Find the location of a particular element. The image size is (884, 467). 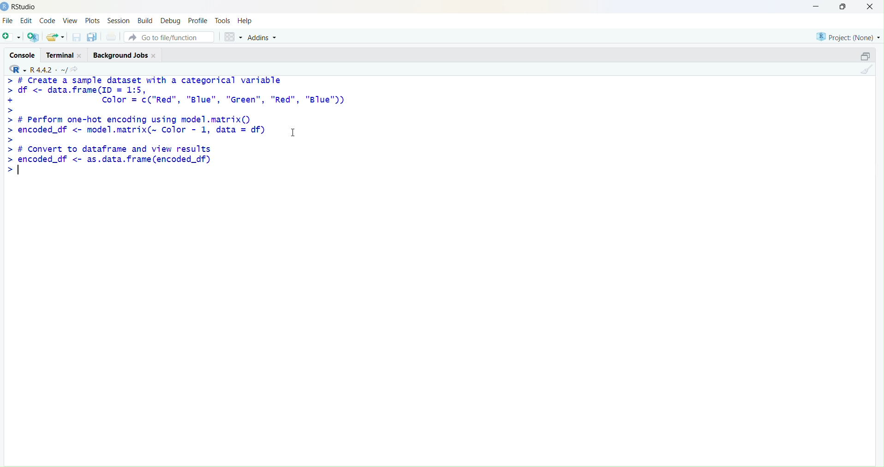

Build  is located at coordinates (146, 20).